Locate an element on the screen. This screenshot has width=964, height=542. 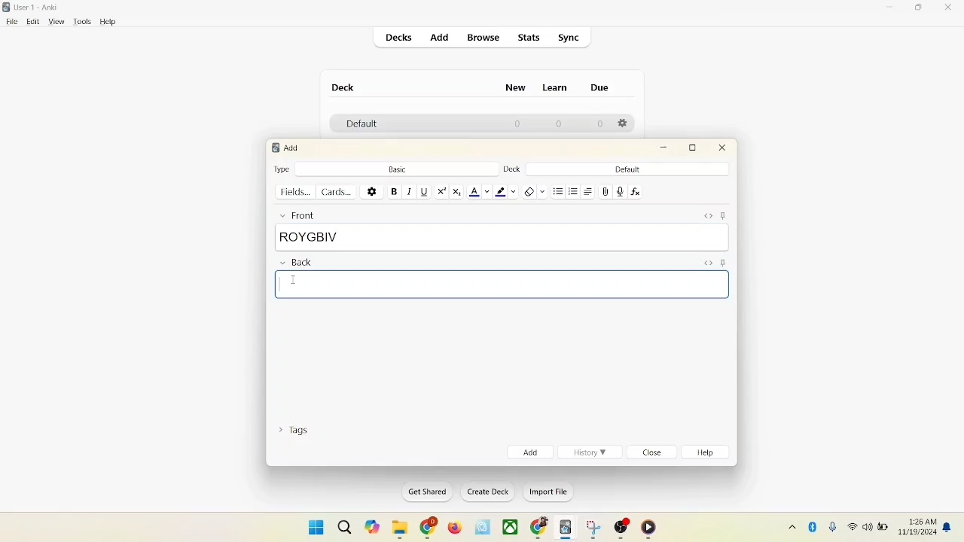
time is located at coordinates (920, 519).